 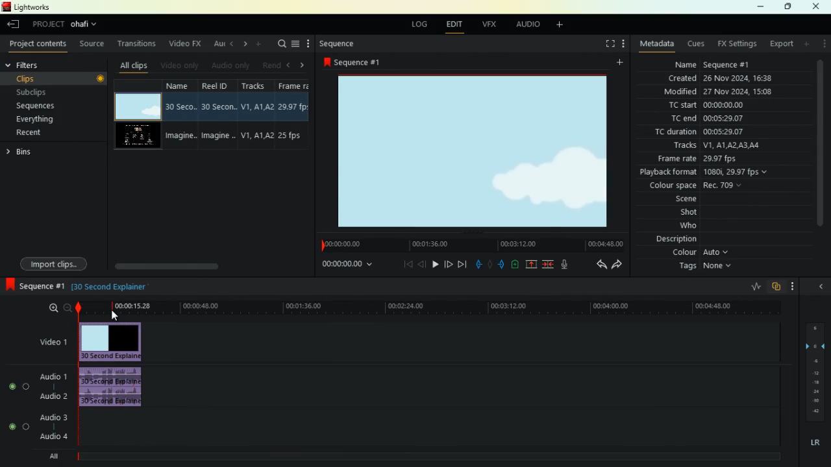 What do you see at coordinates (682, 119) in the screenshot?
I see `tc end` at bounding box center [682, 119].